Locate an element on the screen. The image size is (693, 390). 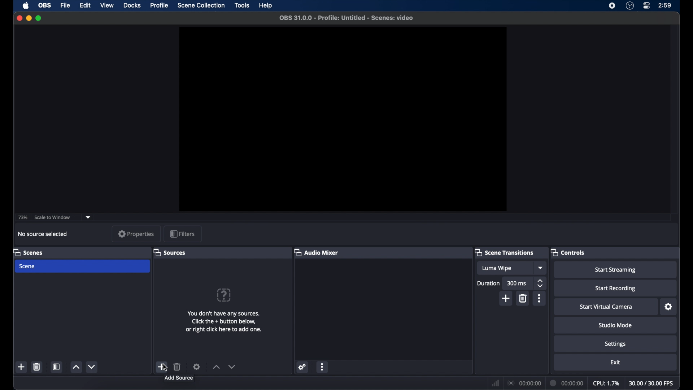
start virtual camera is located at coordinates (606, 307).